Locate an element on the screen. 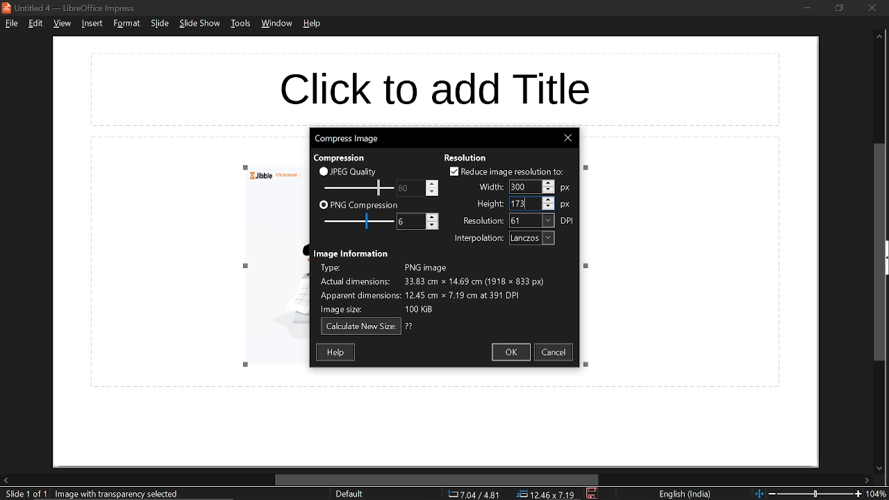 The width and height of the screenshot is (889, 500). Increase  is located at coordinates (433, 217).